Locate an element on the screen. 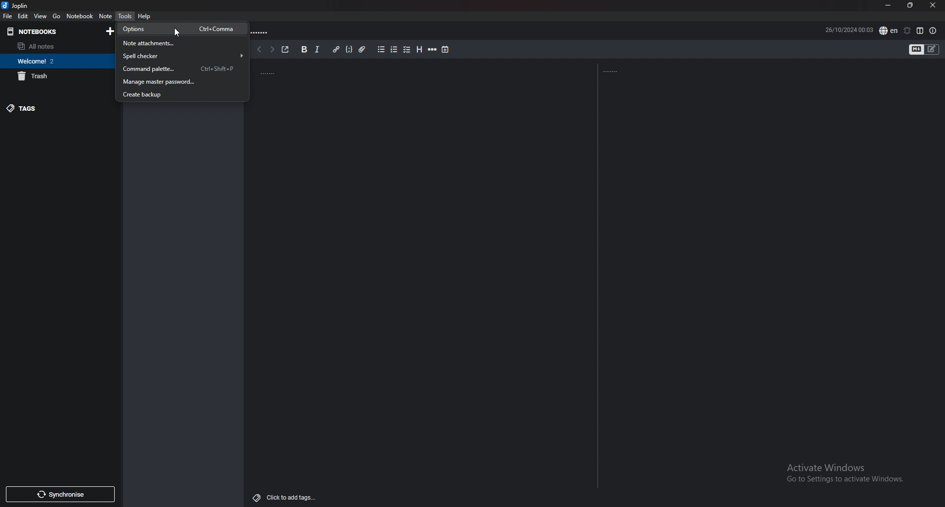  add notebooks is located at coordinates (111, 31).